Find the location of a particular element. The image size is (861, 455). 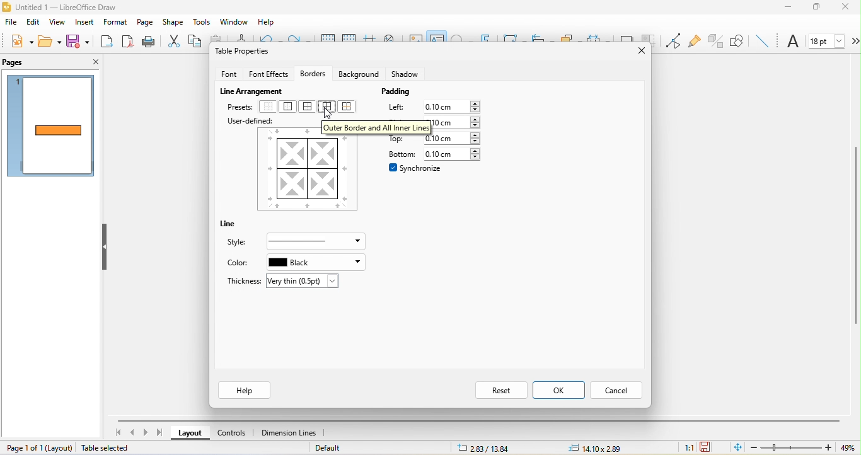

left is located at coordinates (395, 108).